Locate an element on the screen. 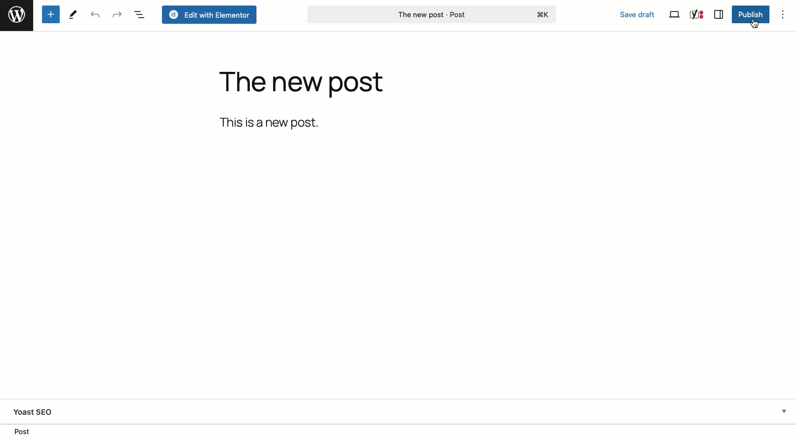 This screenshot has width=796, height=438. Sidebar is located at coordinates (719, 14).